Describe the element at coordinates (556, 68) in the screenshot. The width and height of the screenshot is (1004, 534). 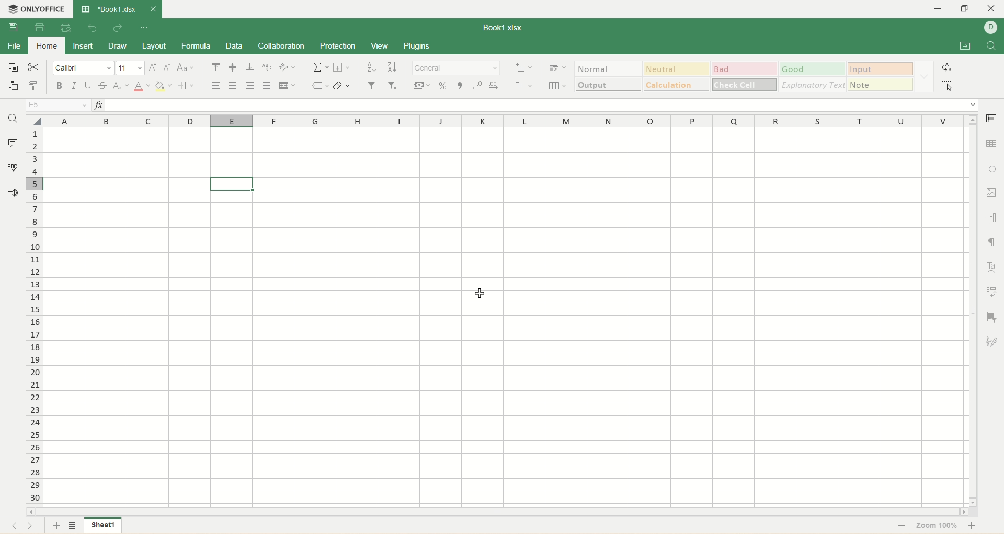
I see `conditional formatting` at that location.